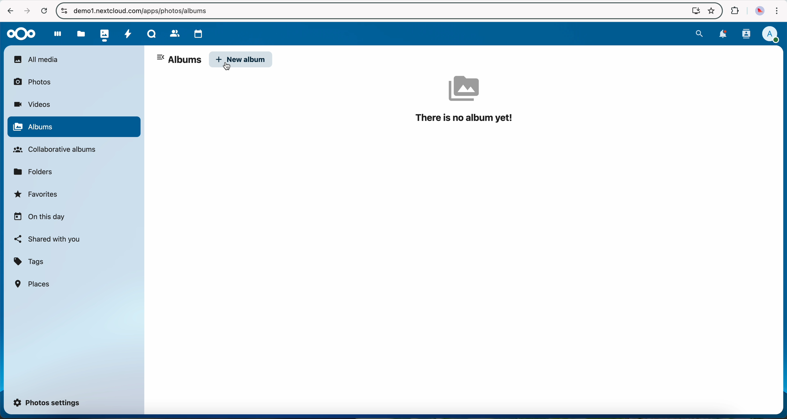  I want to click on controls, so click(64, 10).